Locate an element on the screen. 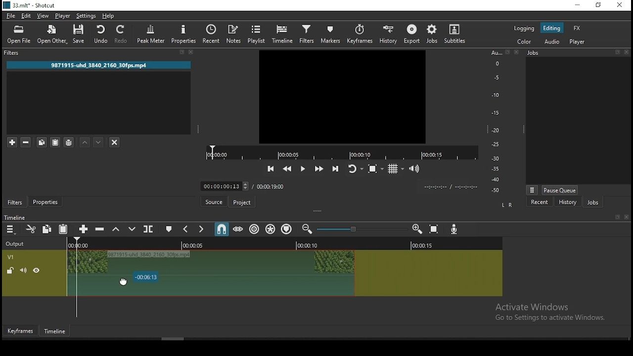 This screenshot has width=633, height=356. zoom timeline out is located at coordinates (306, 229).